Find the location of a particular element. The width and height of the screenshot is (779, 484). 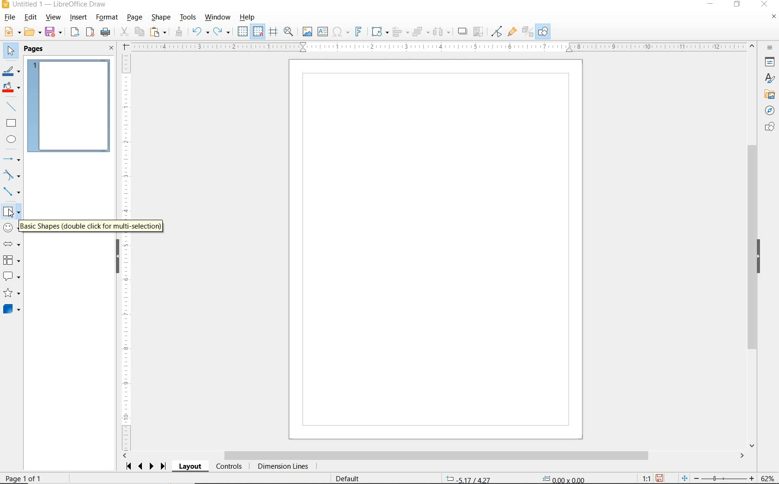

TOGGLE POINT EDIT MODE is located at coordinates (498, 32).